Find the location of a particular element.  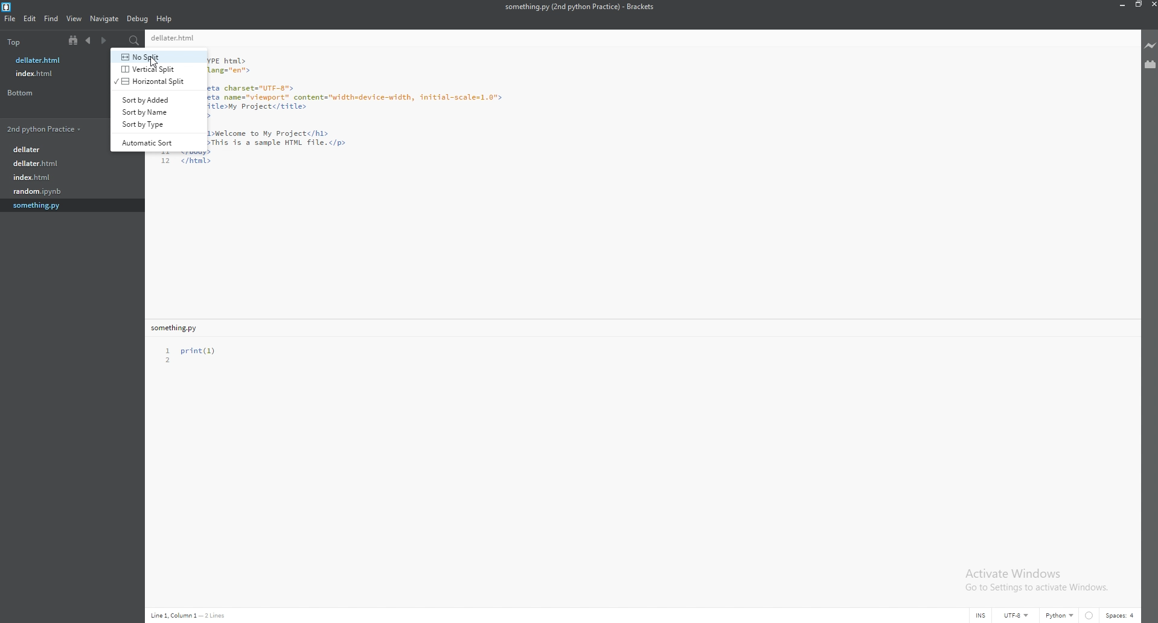

spaces is located at coordinates (1122, 615).